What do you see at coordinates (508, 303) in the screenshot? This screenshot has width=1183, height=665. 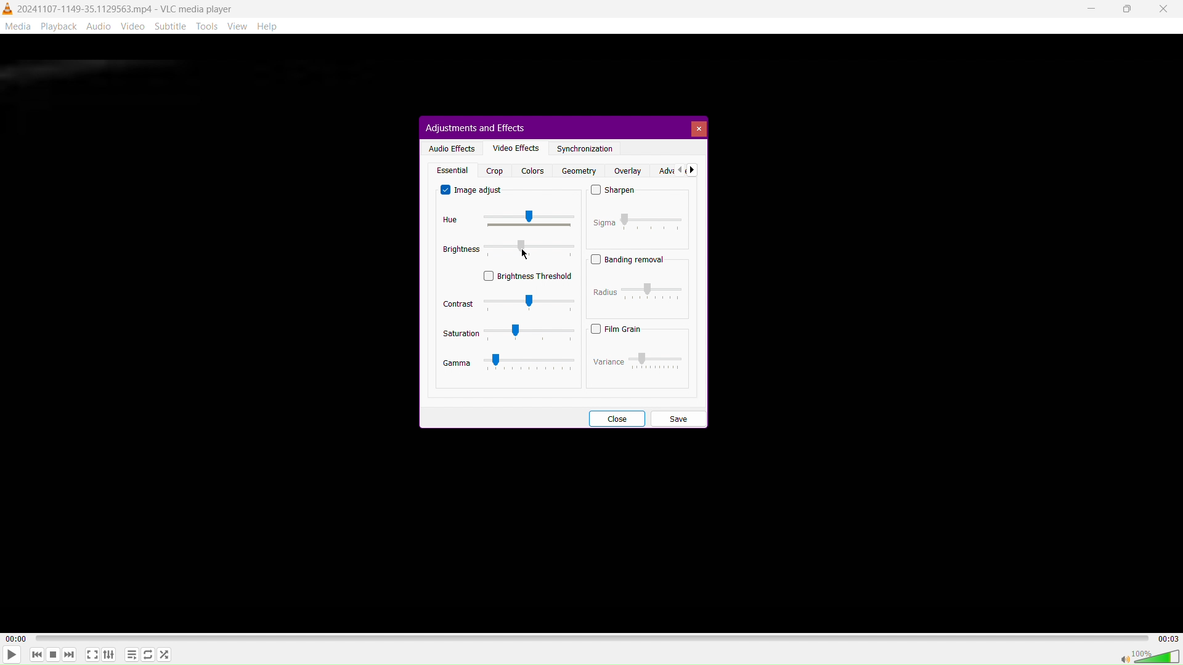 I see `Contrast` at bounding box center [508, 303].